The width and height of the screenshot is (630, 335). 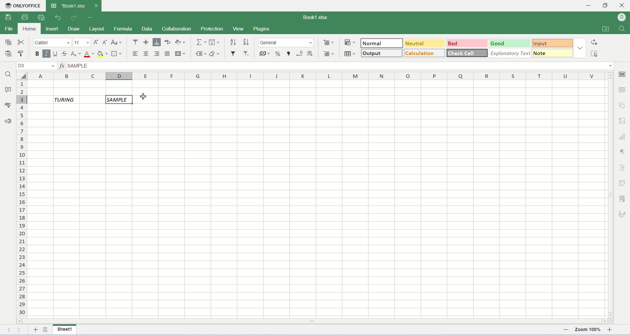 What do you see at coordinates (510, 53) in the screenshot?
I see `explanatory text` at bounding box center [510, 53].